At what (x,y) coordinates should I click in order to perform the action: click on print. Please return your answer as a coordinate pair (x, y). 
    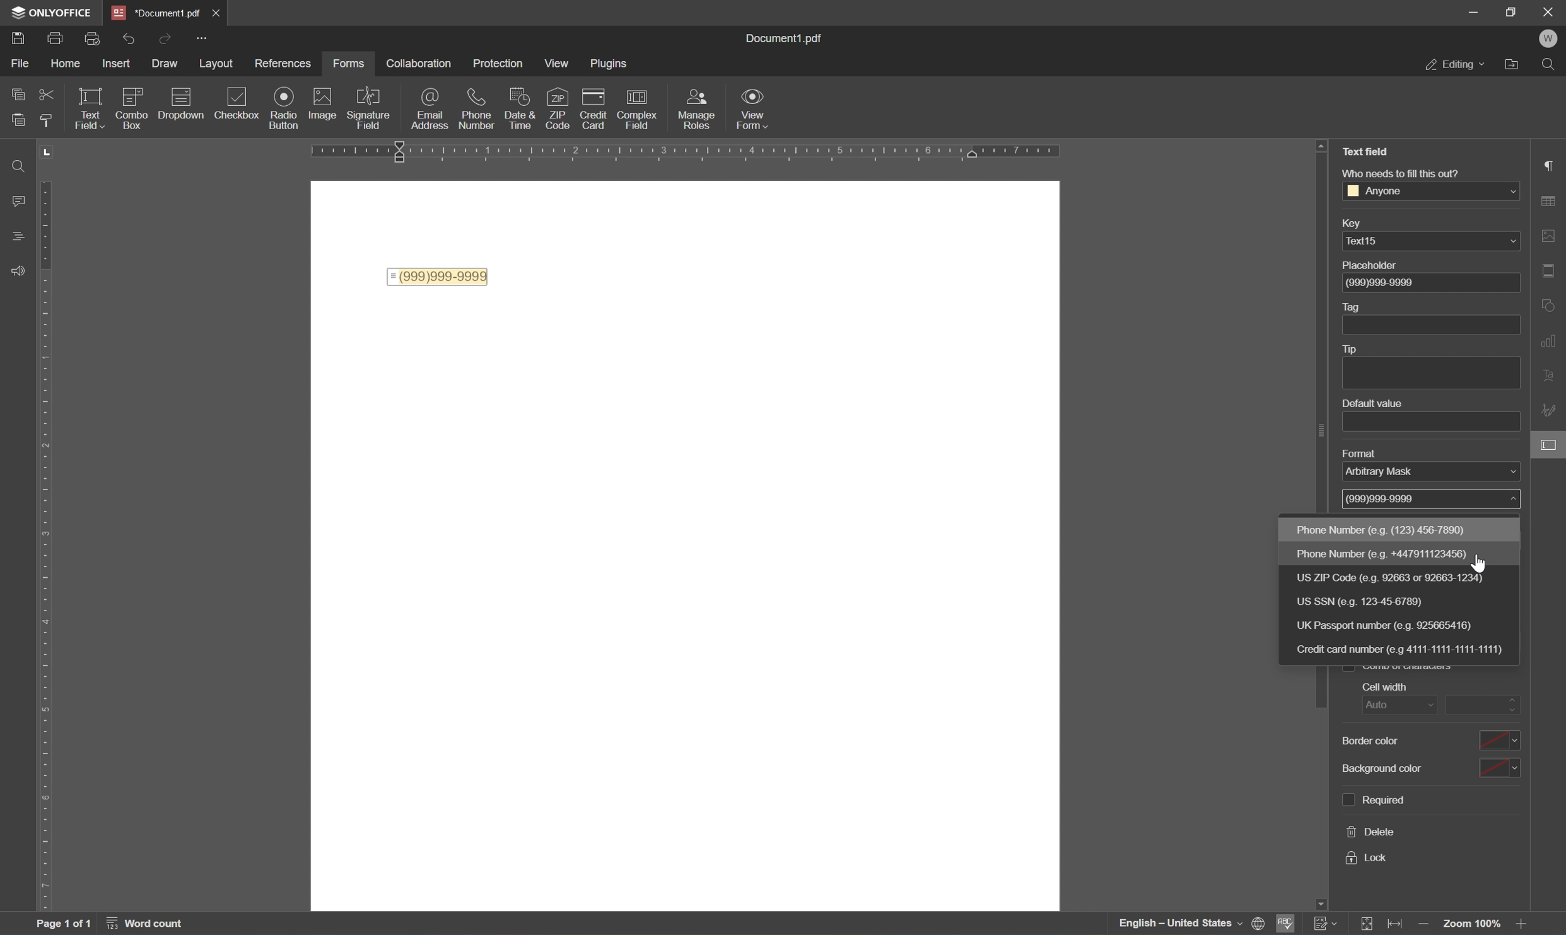
    Looking at the image, I should click on (93, 40).